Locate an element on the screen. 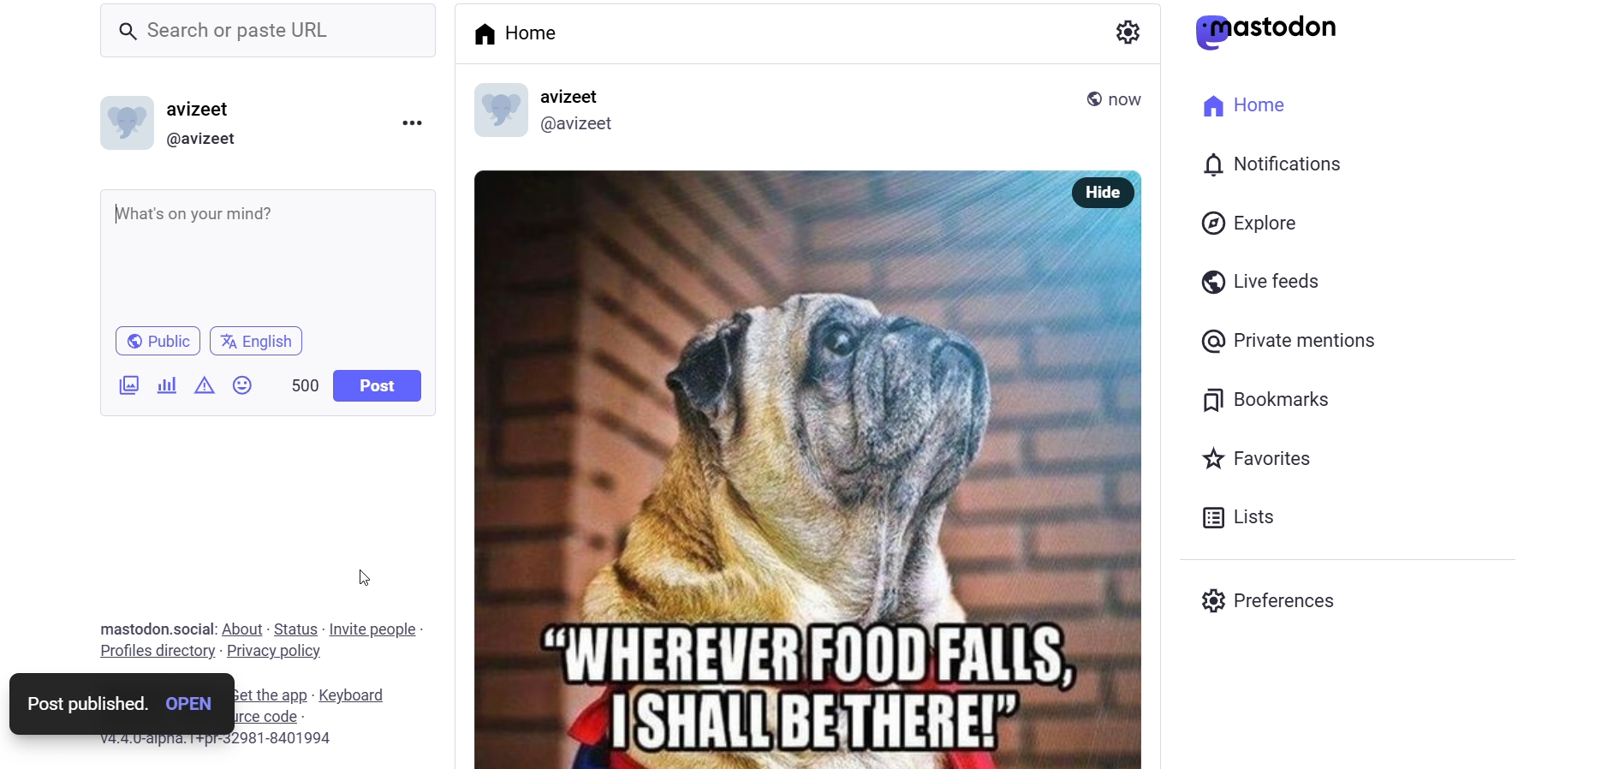 The image size is (1613, 769). word limit is located at coordinates (302, 386).